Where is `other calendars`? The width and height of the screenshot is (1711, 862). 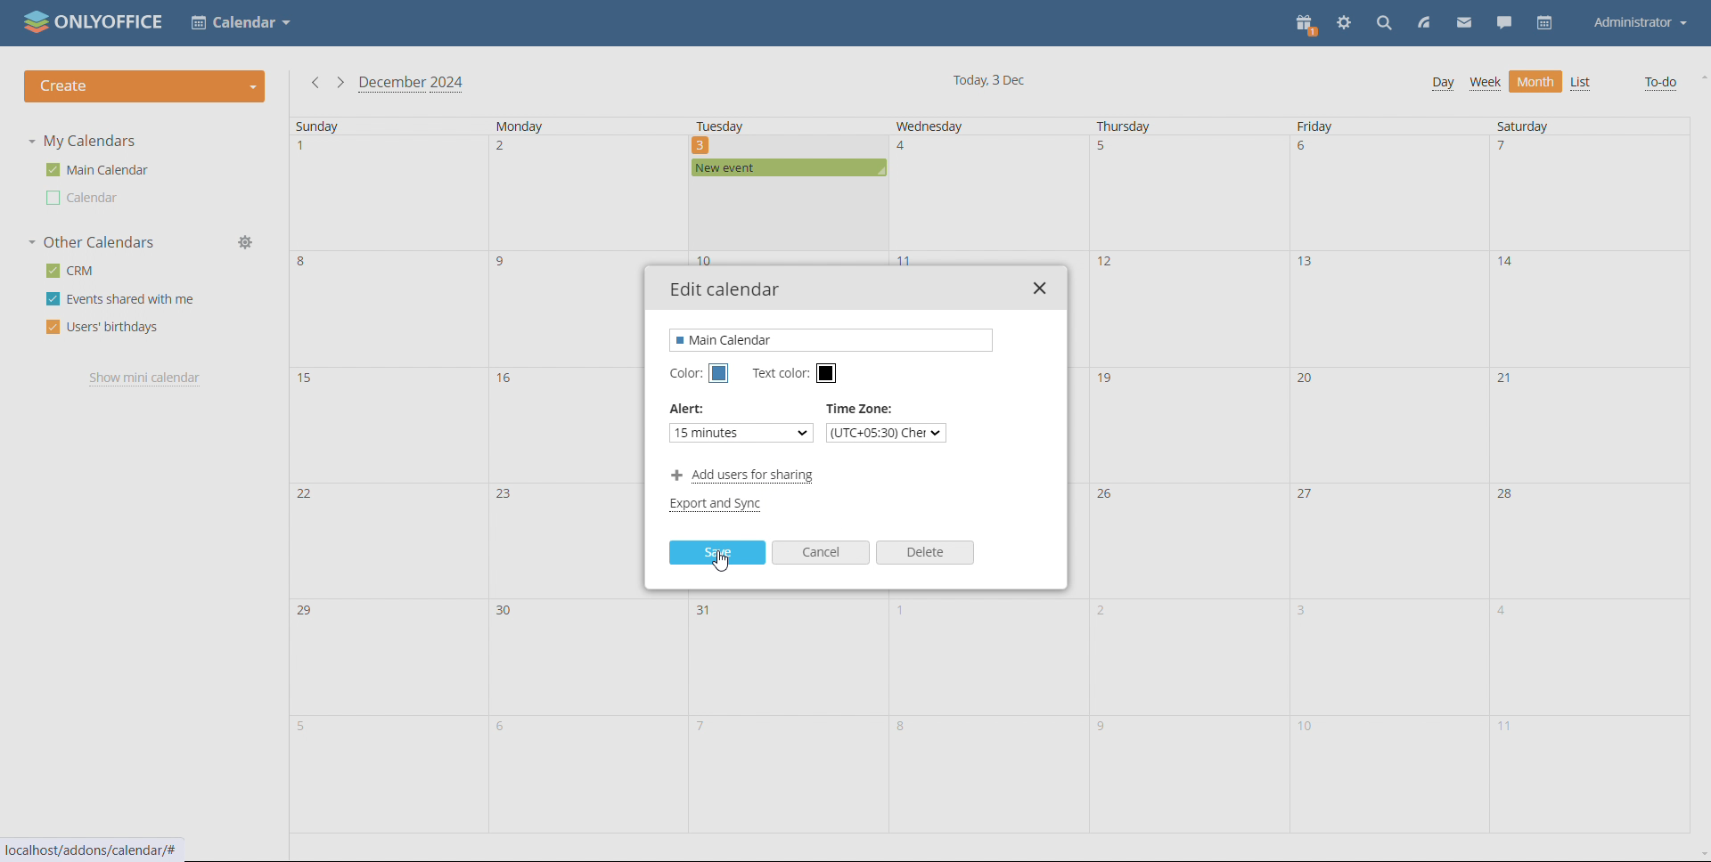
other calendars is located at coordinates (91, 243).